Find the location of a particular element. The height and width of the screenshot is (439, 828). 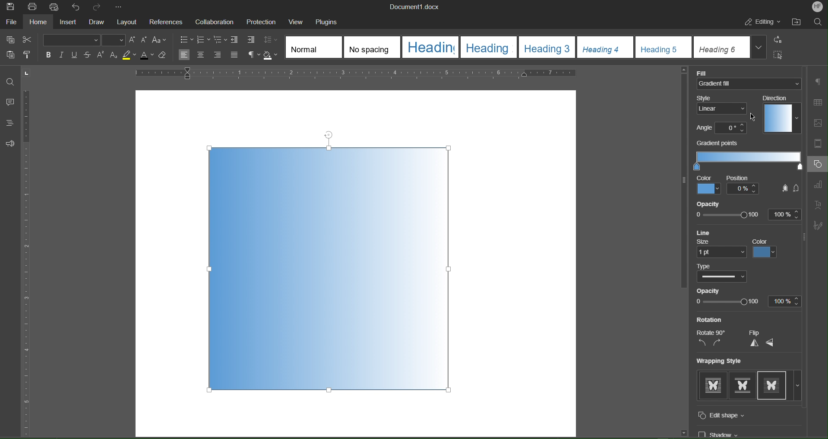

Table is located at coordinates (820, 101).